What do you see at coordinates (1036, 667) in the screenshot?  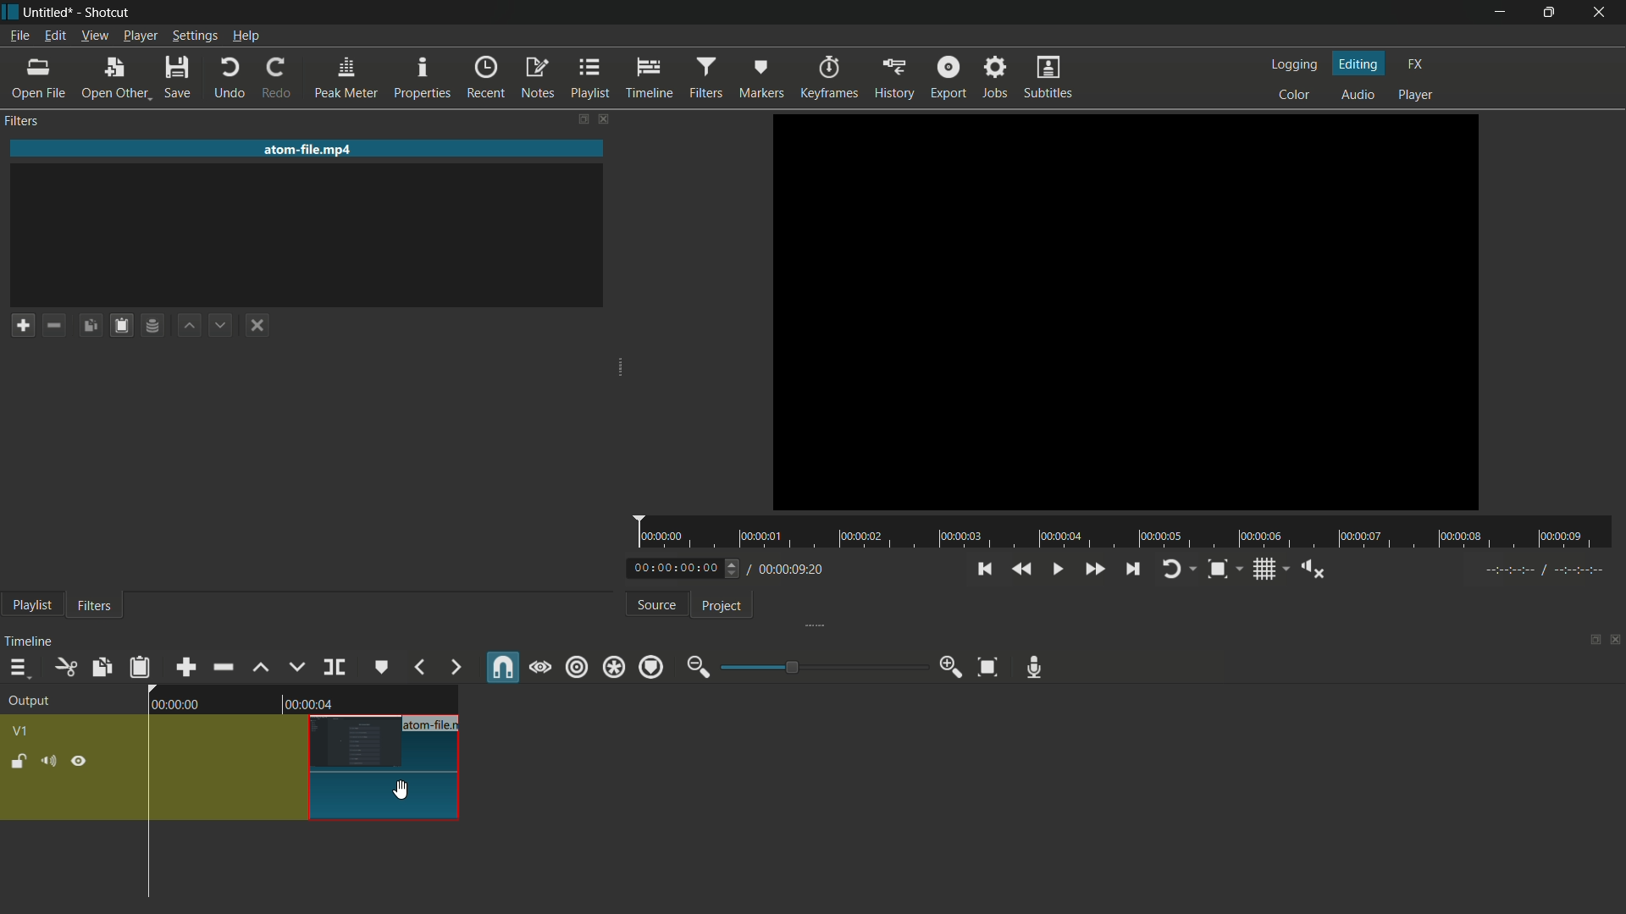 I see `record audio` at bounding box center [1036, 667].